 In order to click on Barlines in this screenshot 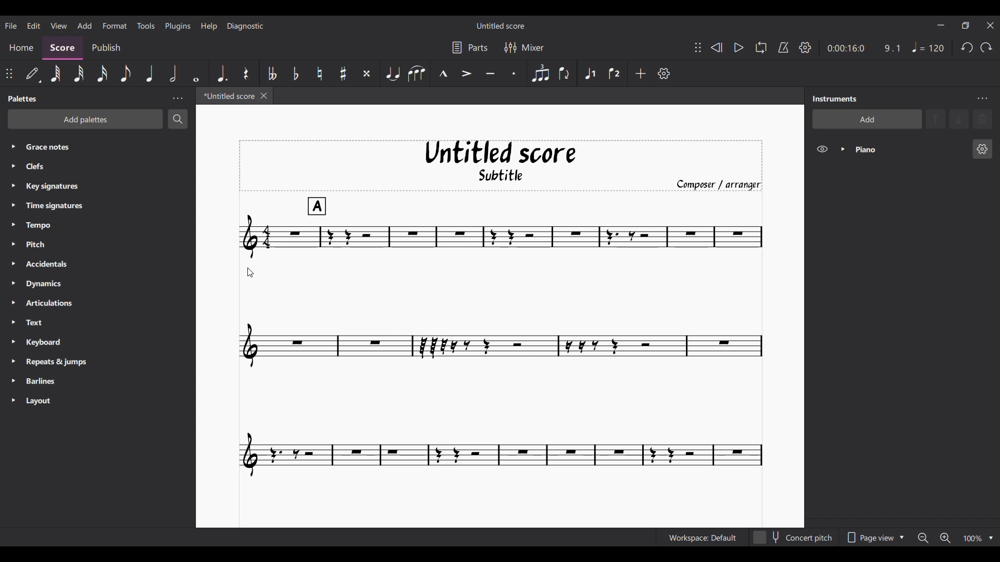, I will do `click(56, 382)`.